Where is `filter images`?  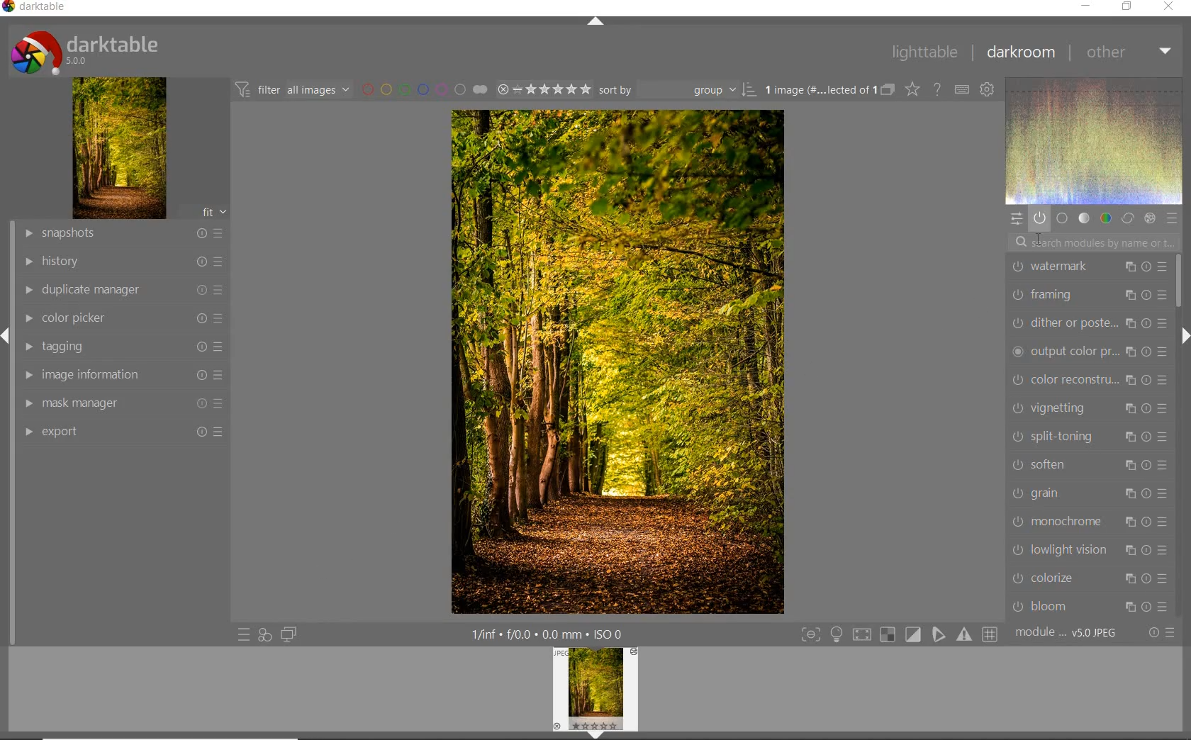 filter images is located at coordinates (291, 91).